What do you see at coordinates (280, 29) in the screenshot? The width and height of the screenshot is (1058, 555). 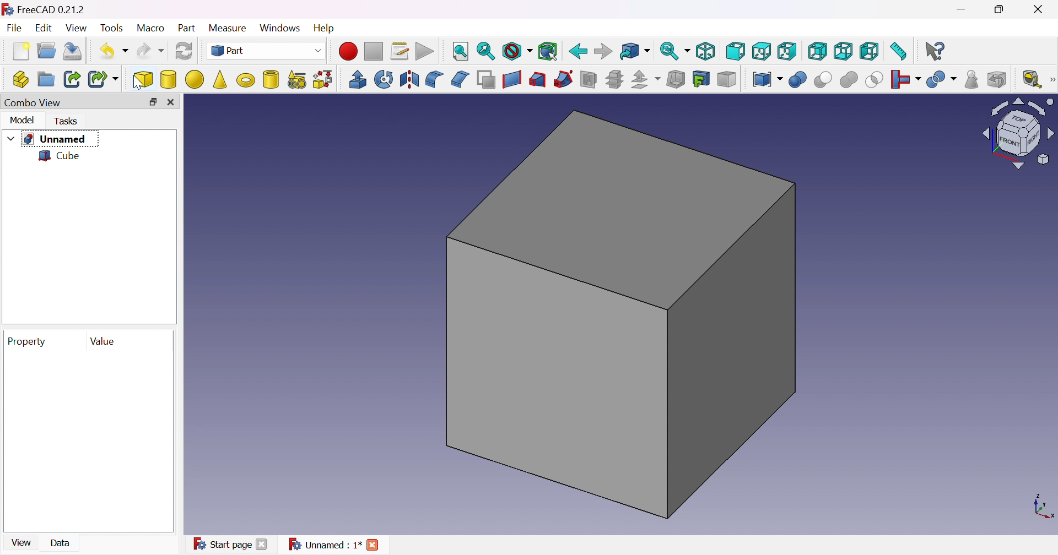 I see `Windows` at bounding box center [280, 29].